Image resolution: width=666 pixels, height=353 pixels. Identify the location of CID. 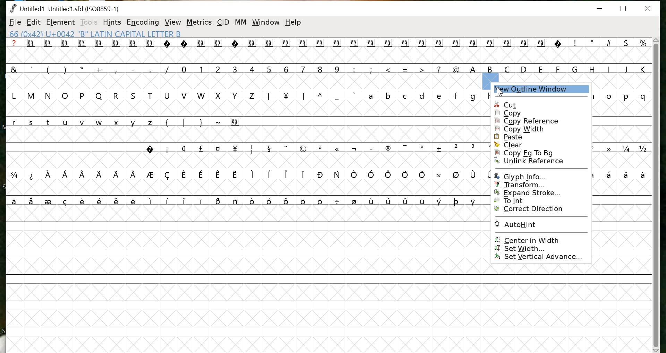
(223, 23).